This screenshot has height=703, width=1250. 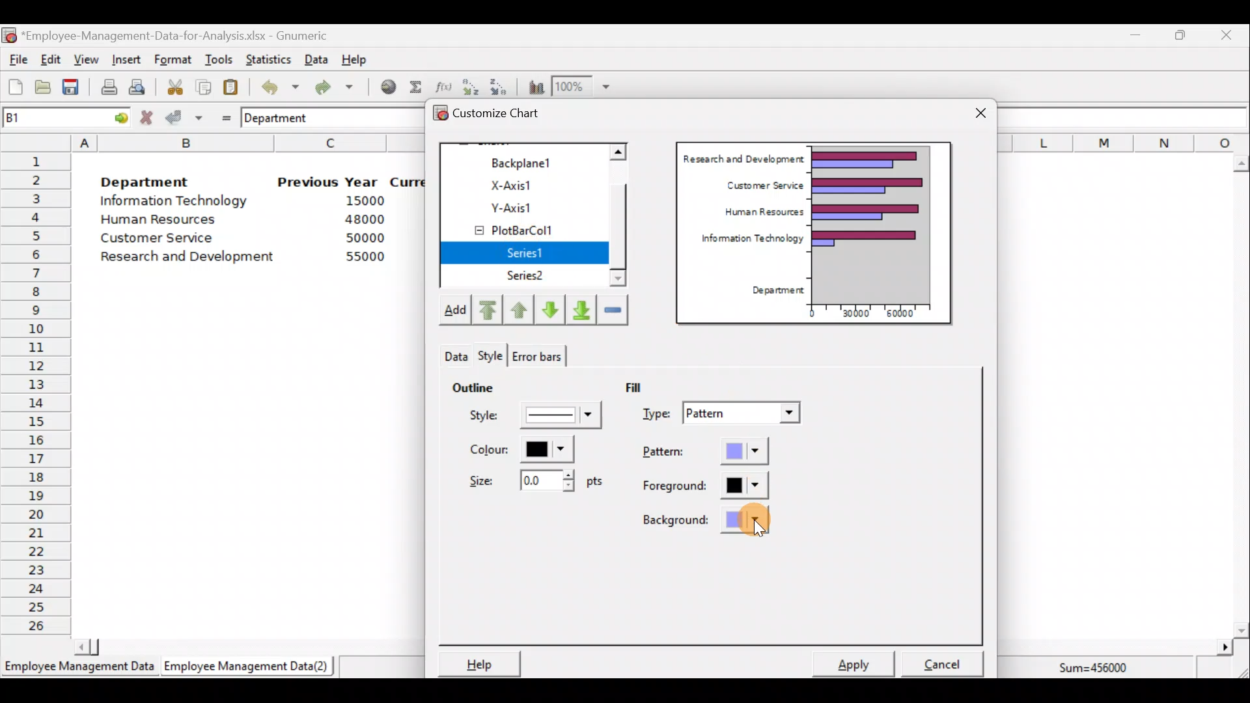 What do you see at coordinates (243, 646) in the screenshot?
I see `Scroll bar` at bounding box center [243, 646].